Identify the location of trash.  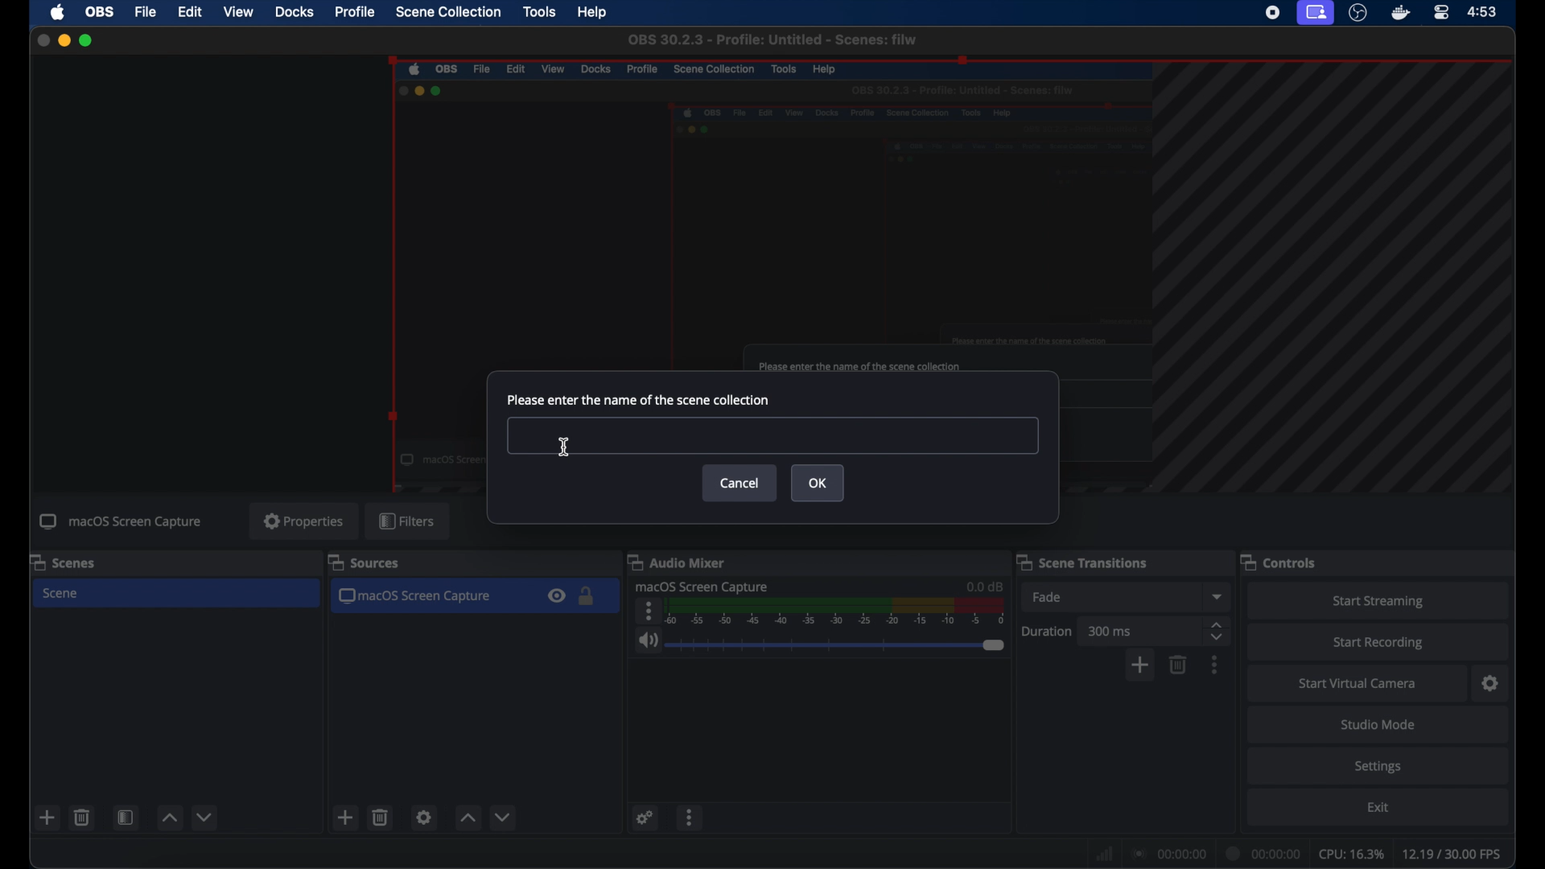
(1178, 665).